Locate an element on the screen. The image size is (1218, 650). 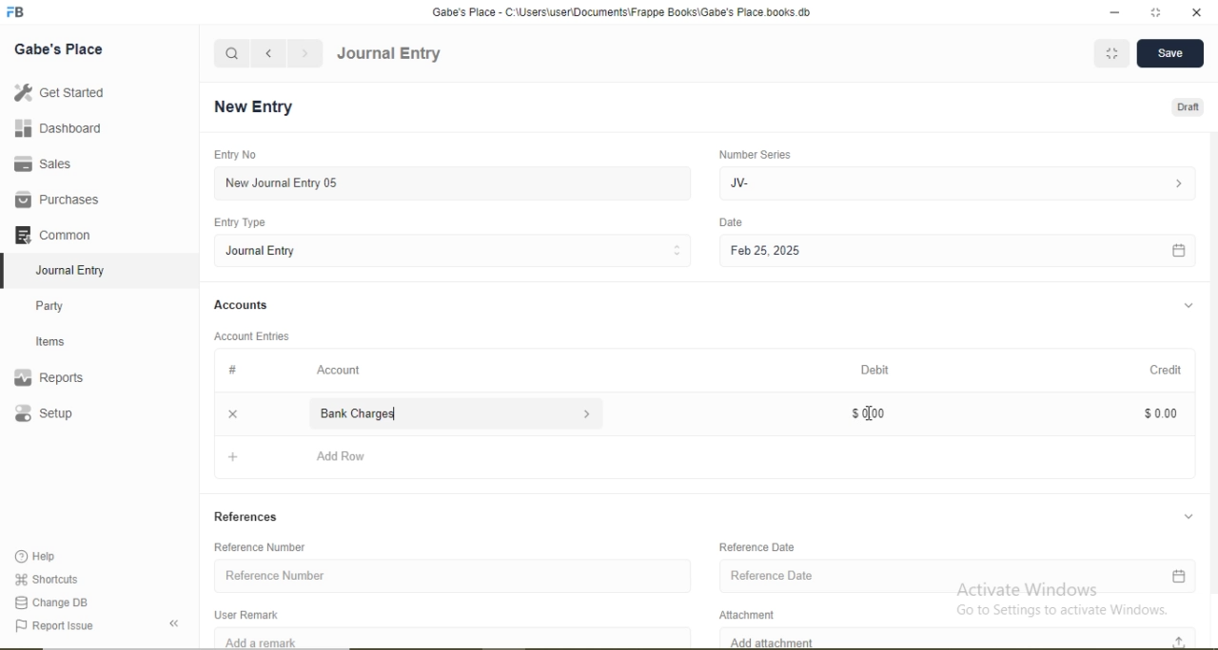
Entry Type is located at coordinates (242, 222).